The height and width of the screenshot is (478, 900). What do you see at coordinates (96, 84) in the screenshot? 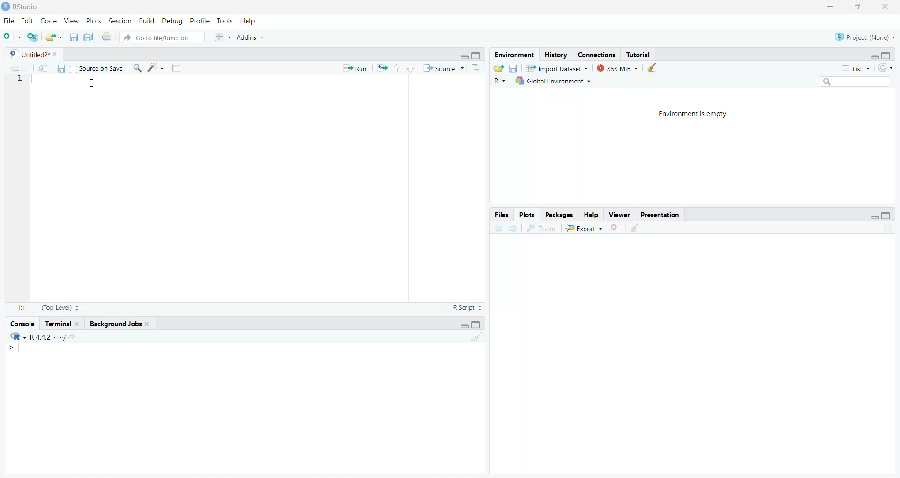
I see `cursor` at bounding box center [96, 84].